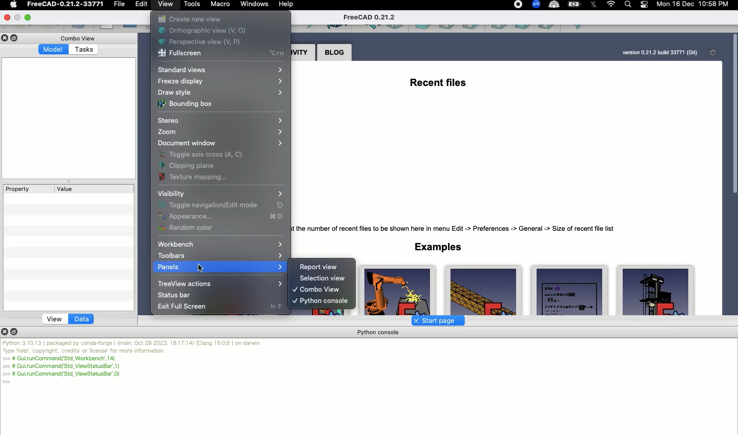 The width and height of the screenshot is (738, 435). I want to click on Python console, so click(379, 333).